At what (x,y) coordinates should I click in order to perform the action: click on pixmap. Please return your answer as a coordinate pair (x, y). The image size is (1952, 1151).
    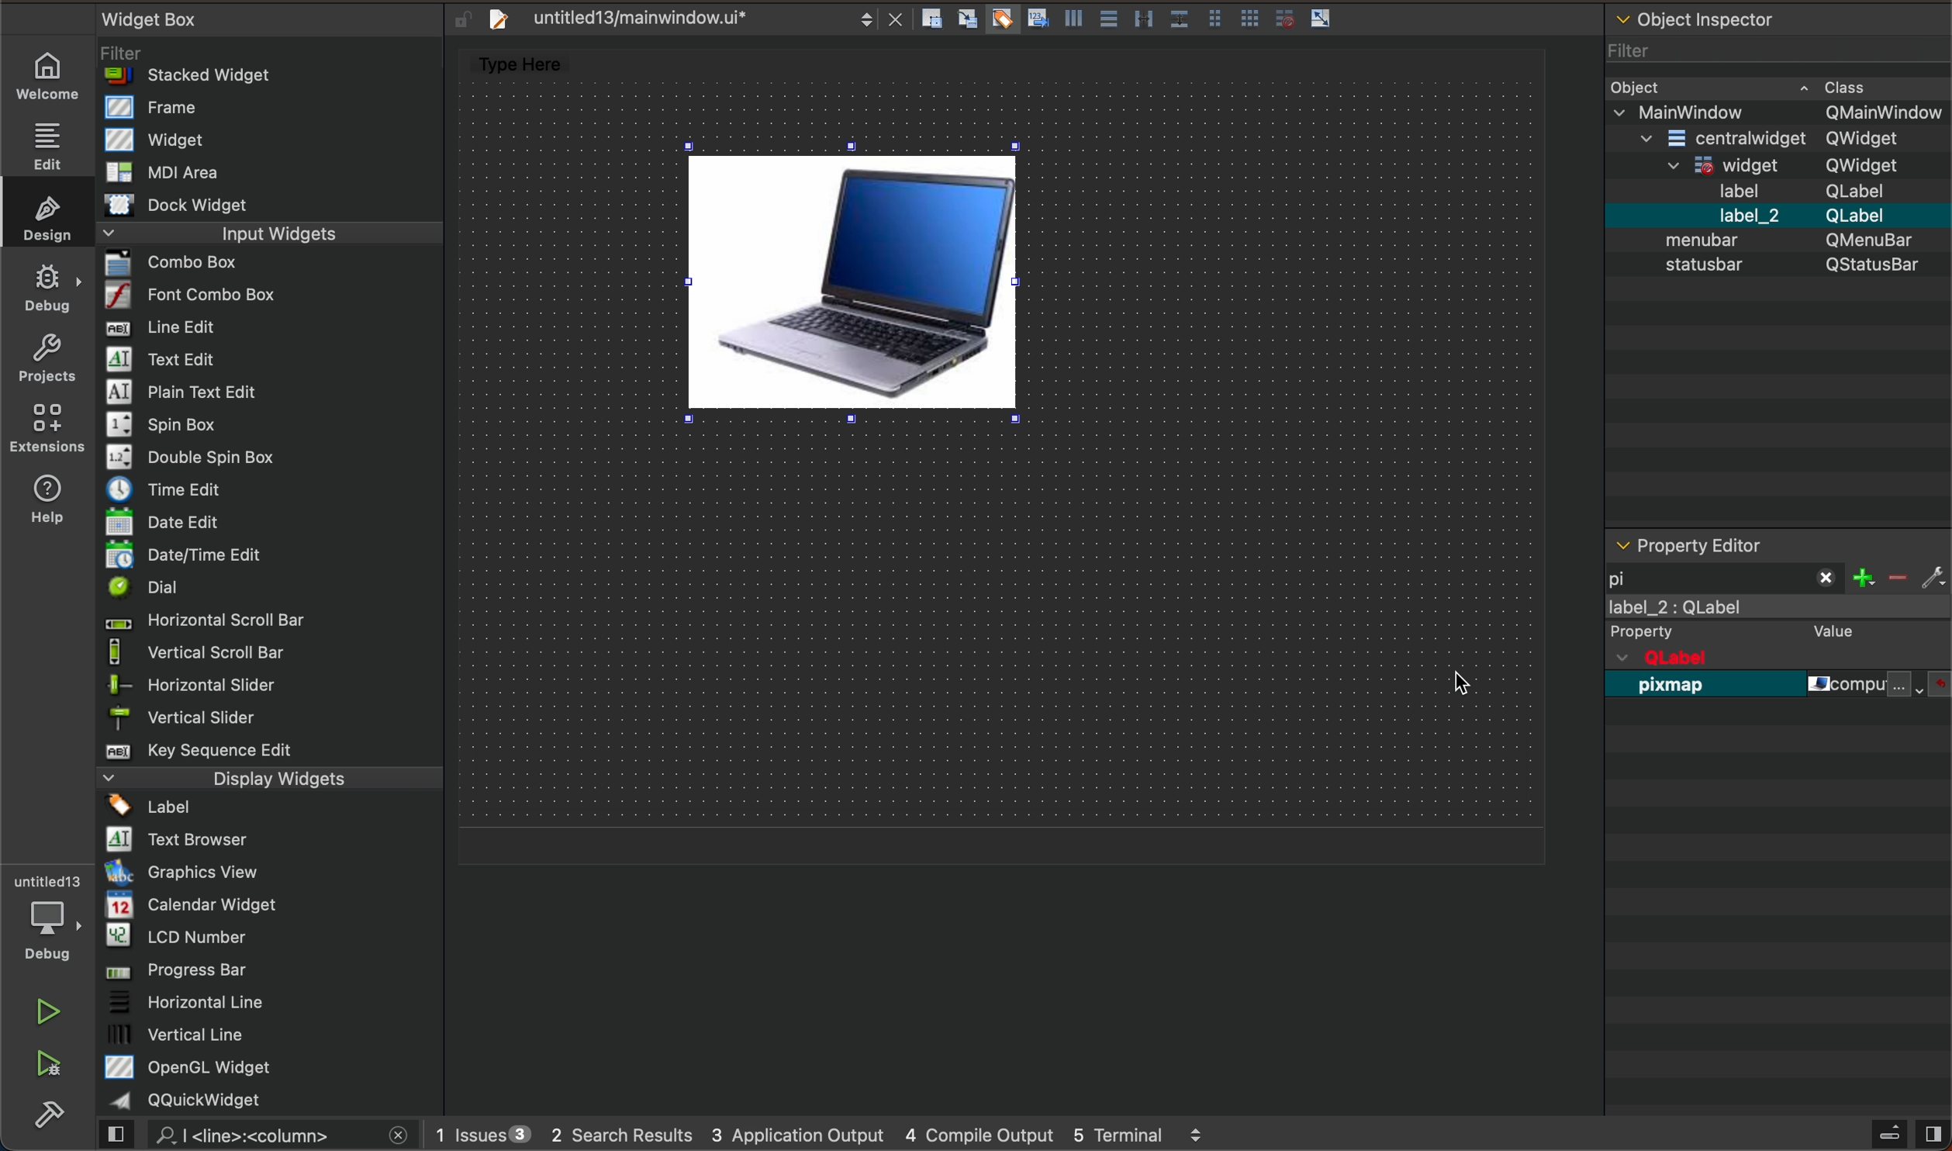
    Looking at the image, I should click on (1675, 693).